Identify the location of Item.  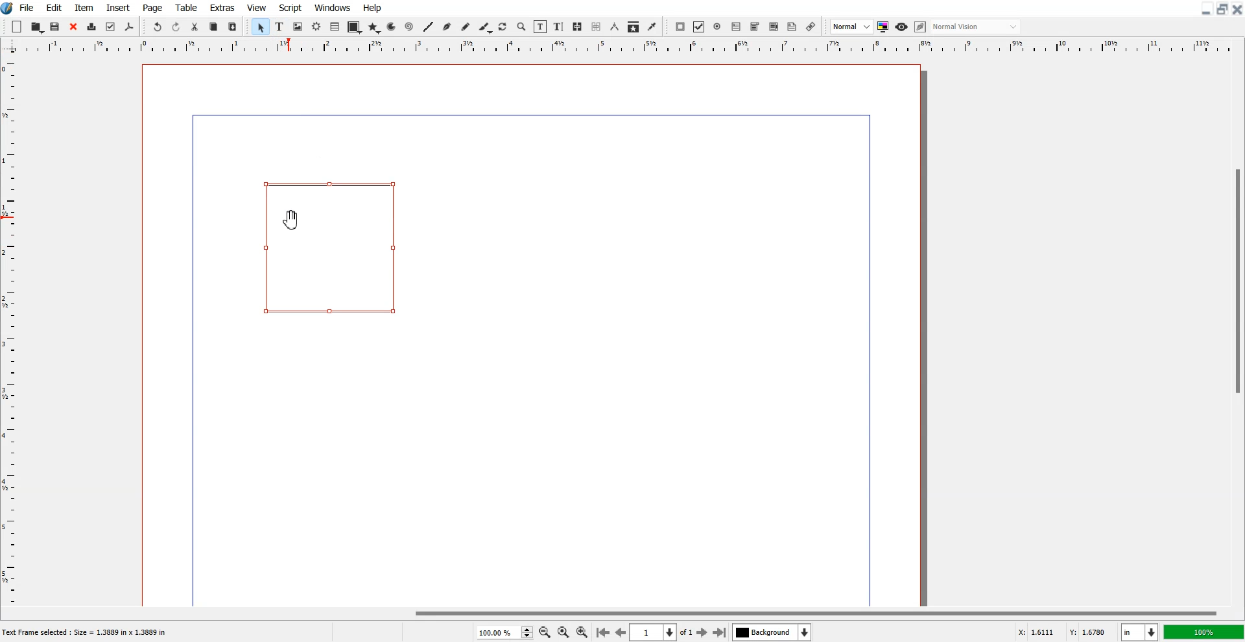
(84, 8).